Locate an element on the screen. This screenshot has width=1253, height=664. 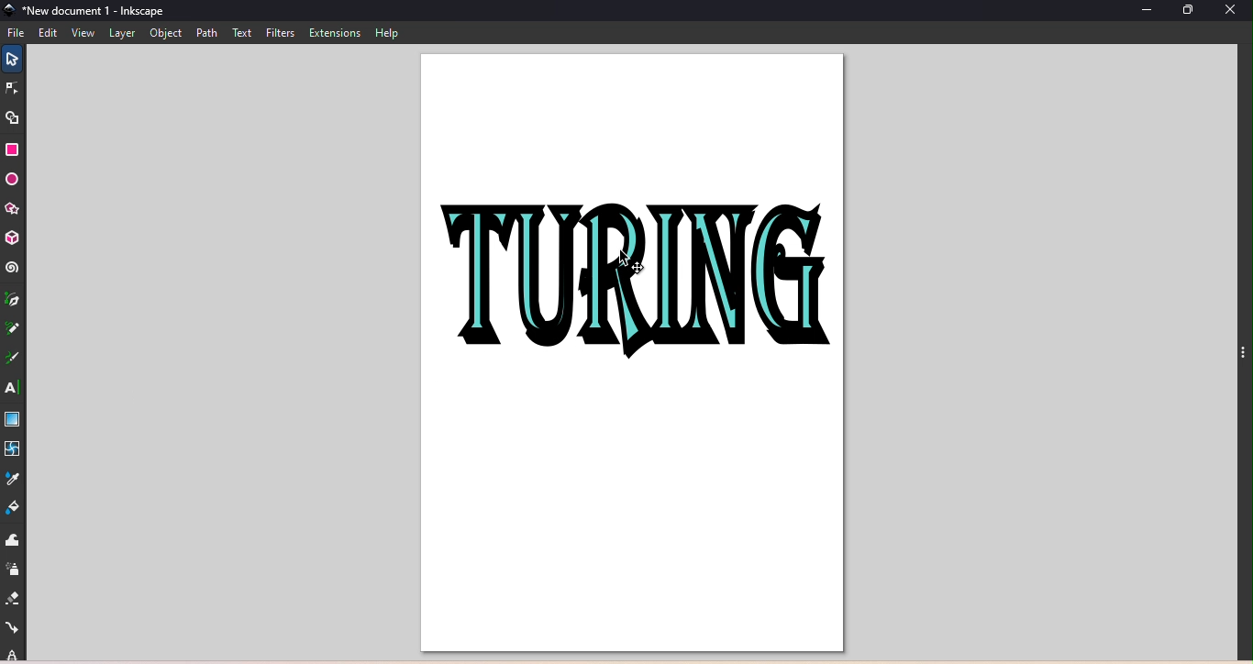
Spray tool is located at coordinates (13, 570).